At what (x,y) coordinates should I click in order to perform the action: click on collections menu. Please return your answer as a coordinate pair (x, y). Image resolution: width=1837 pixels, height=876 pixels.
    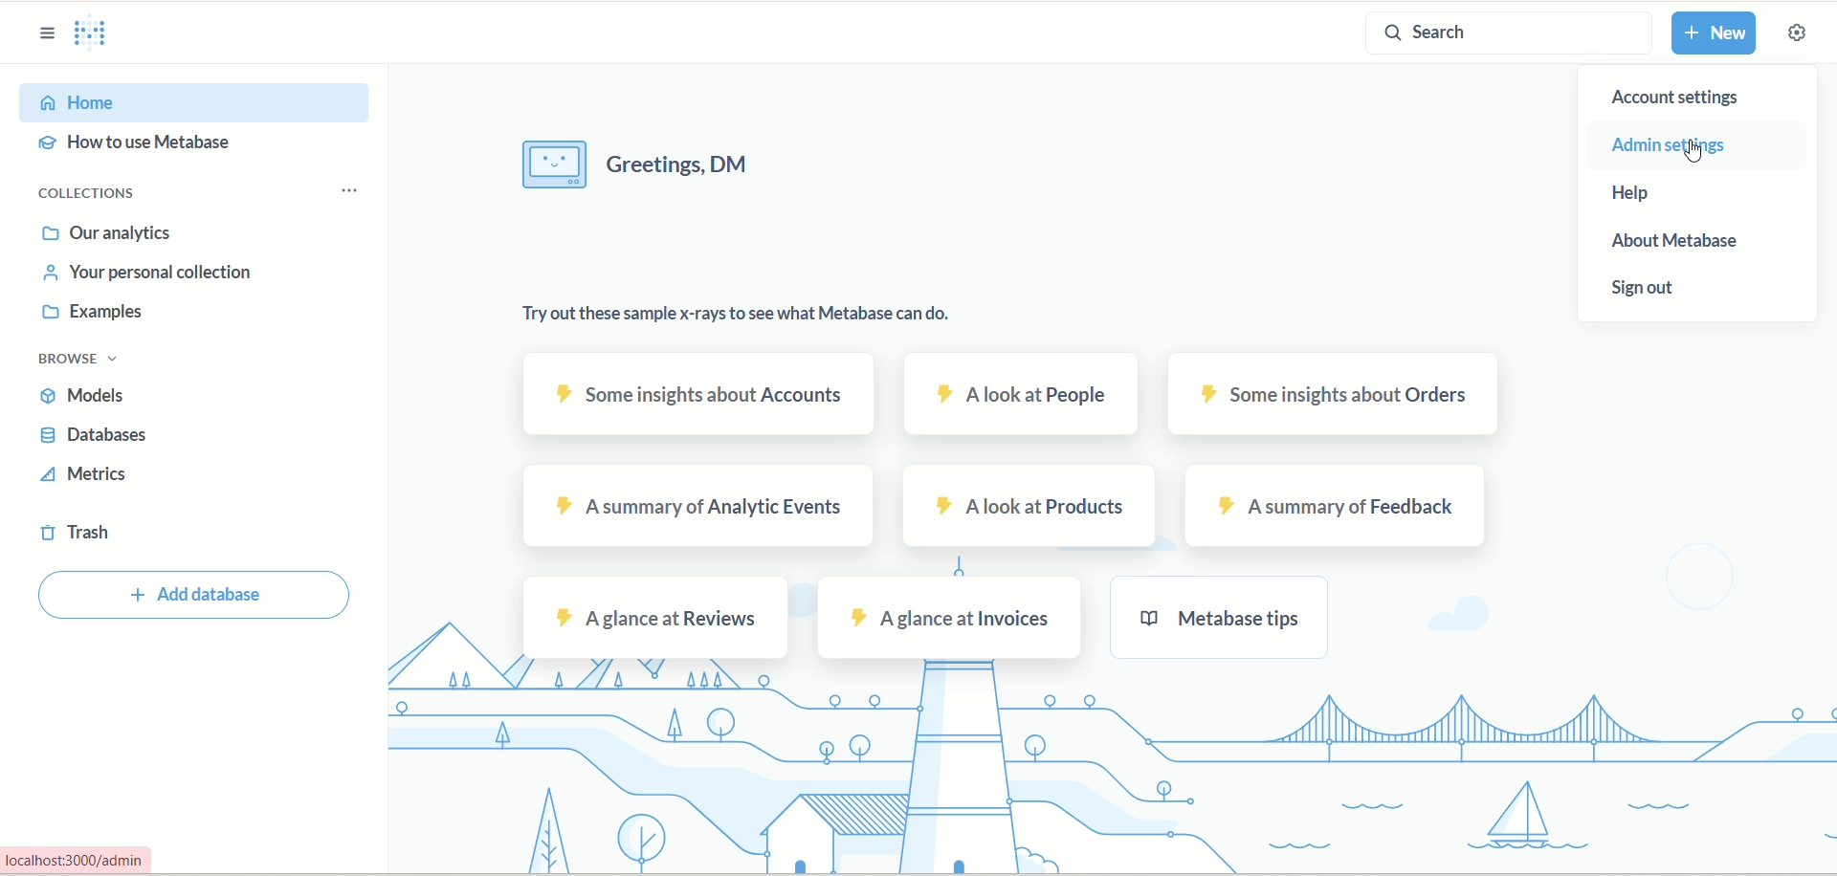
    Looking at the image, I should click on (349, 191).